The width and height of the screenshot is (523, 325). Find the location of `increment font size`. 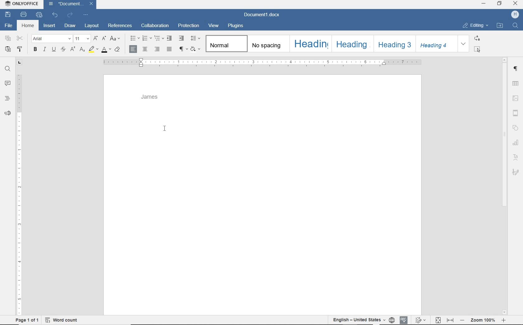

increment font size is located at coordinates (96, 39).